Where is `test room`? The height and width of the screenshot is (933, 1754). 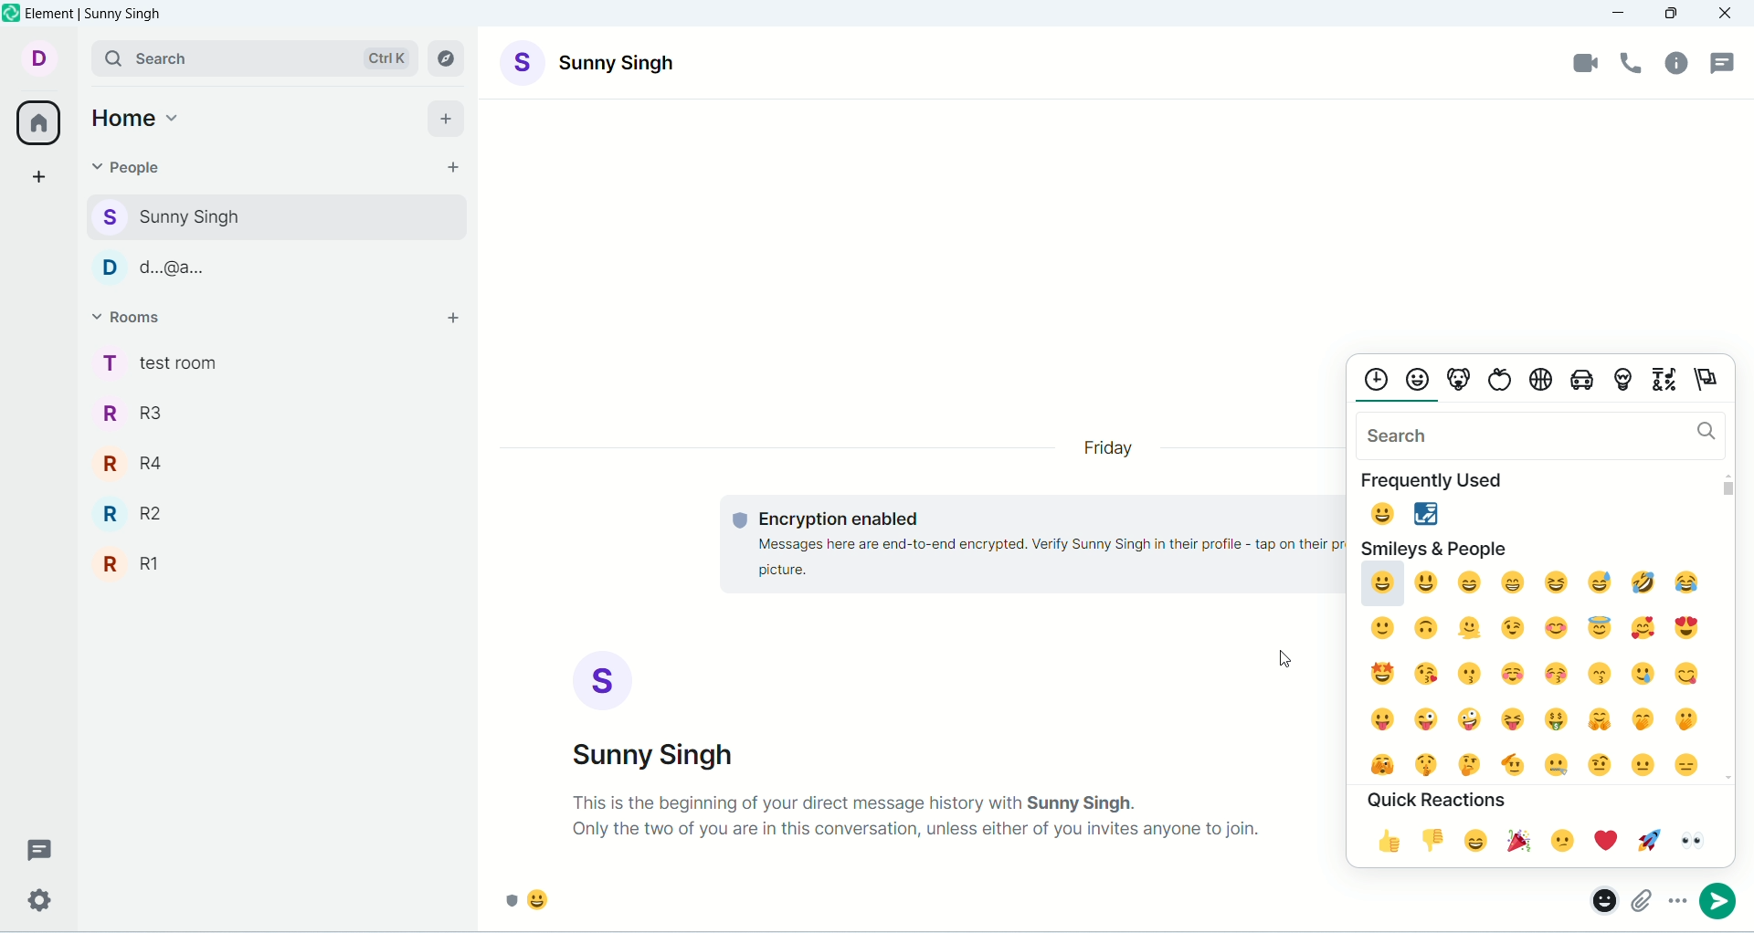
test room is located at coordinates (275, 362).